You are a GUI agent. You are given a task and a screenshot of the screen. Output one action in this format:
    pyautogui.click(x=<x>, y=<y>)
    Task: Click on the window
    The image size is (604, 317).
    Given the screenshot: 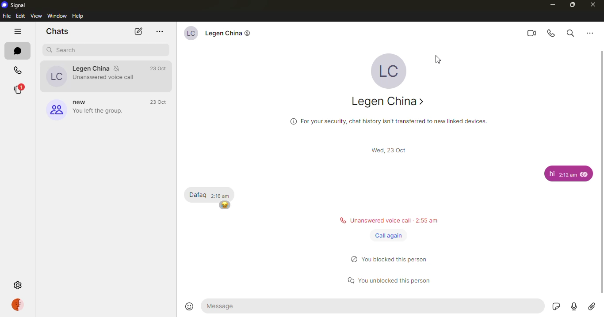 What is the action you would take?
    pyautogui.click(x=57, y=15)
    